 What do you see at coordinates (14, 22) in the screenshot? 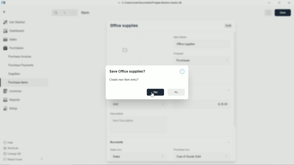
I see `get started` at bounding box center [14, 22].